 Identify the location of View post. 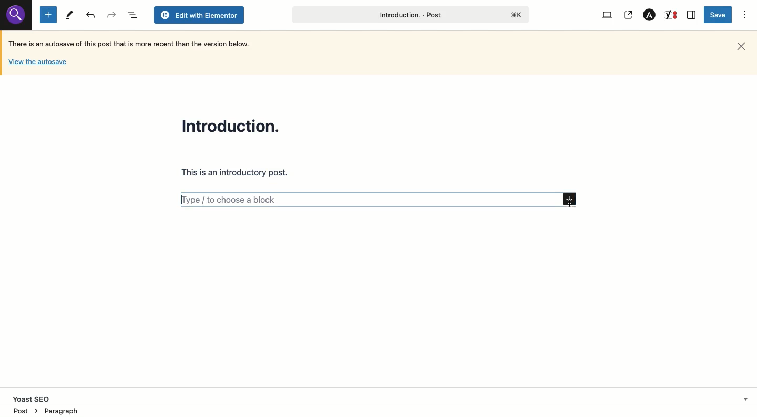
(628, 15).